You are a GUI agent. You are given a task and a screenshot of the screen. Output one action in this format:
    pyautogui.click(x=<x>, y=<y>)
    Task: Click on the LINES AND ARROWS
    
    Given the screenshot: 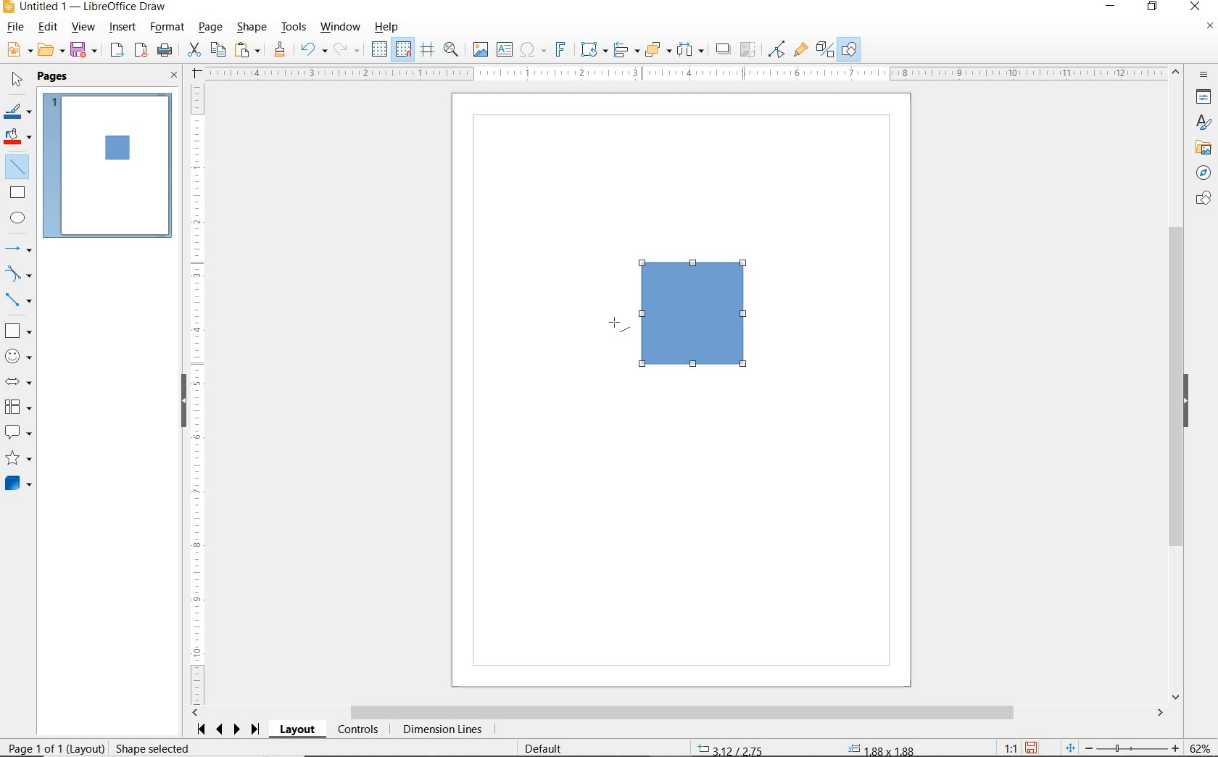 What is the action you would take?
    pyautogui.click(x=19, y=249)
    